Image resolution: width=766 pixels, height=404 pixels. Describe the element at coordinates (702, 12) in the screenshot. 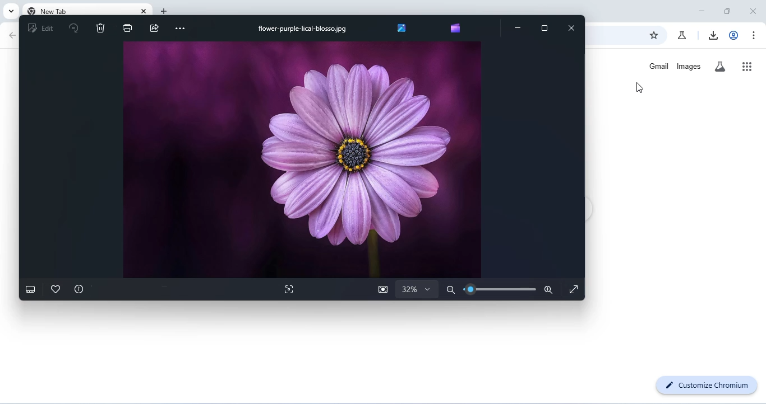

I see `minimize` at that location.